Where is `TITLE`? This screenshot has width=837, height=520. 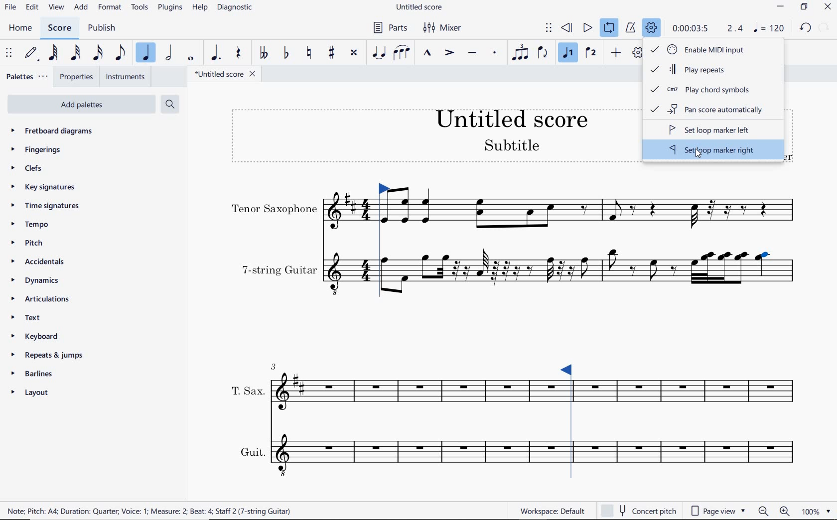 TITLE is located at coordinates (420, 133).